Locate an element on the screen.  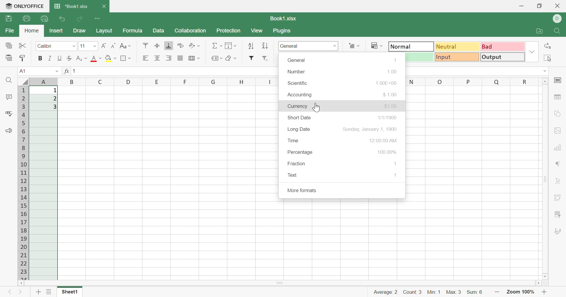
Sort descending is located at coordinates (265, 46).